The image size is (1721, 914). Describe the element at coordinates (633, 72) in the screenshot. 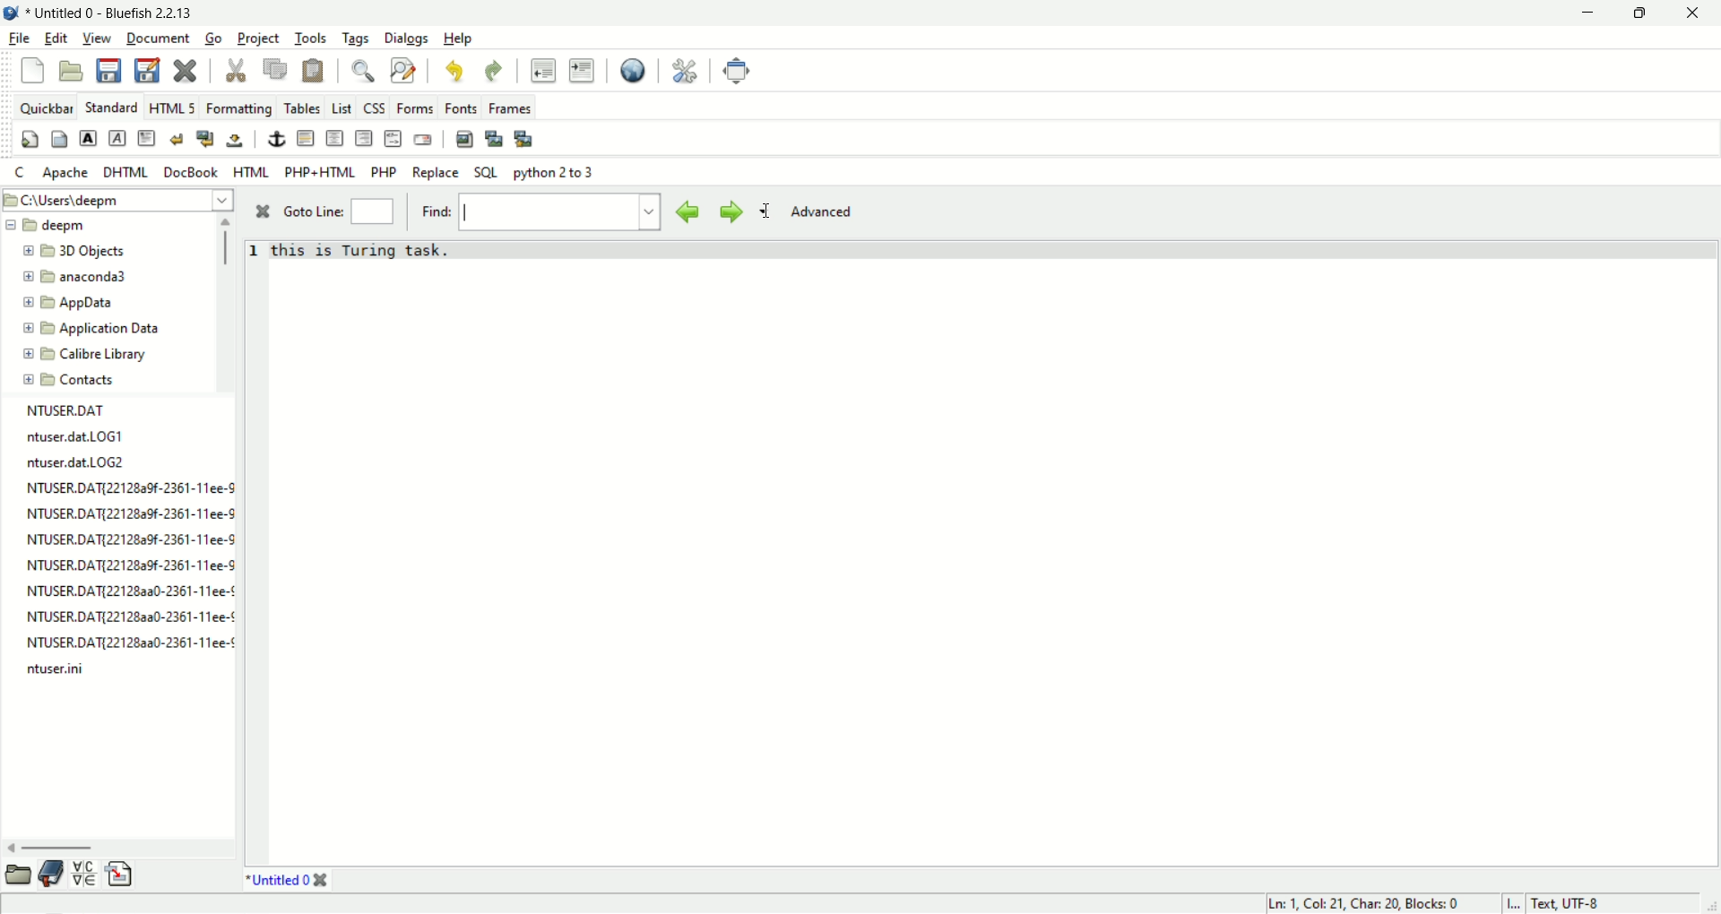

I see `view in browser` at that location.